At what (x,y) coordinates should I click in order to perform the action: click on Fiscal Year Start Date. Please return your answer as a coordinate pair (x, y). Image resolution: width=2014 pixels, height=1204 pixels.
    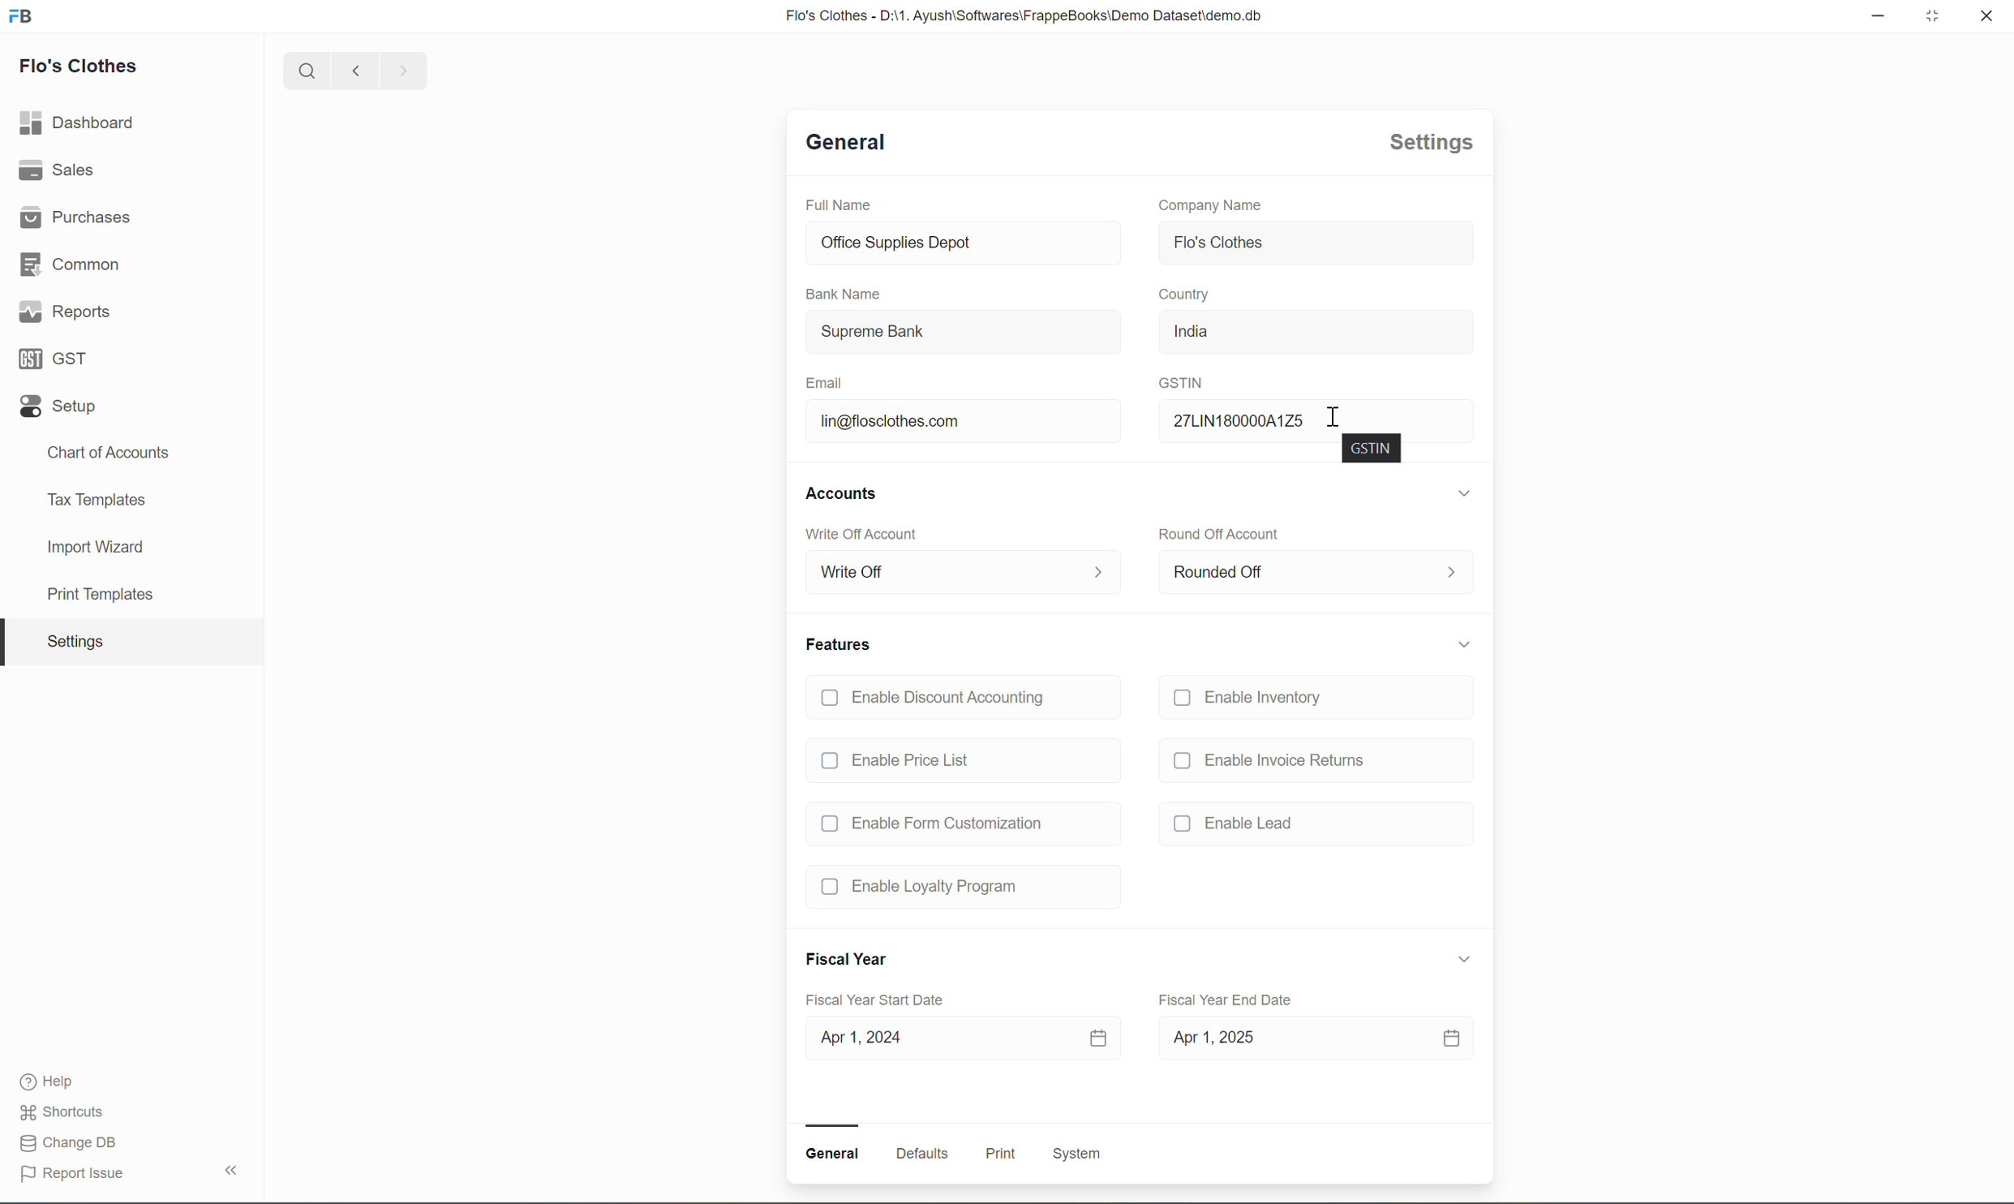
    Looking at the image, I should click on (874, 999).